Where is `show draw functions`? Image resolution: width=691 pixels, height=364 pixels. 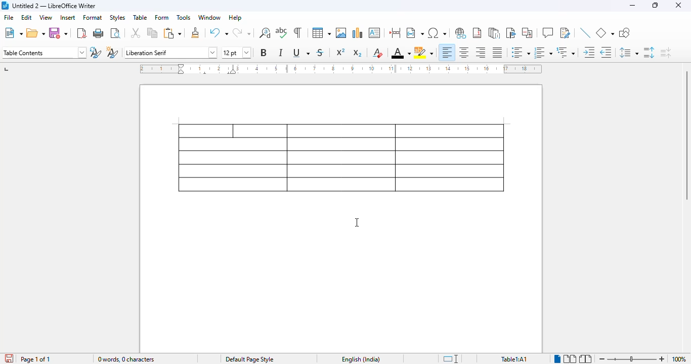
show draw functions is located at coordinates (625, 33).